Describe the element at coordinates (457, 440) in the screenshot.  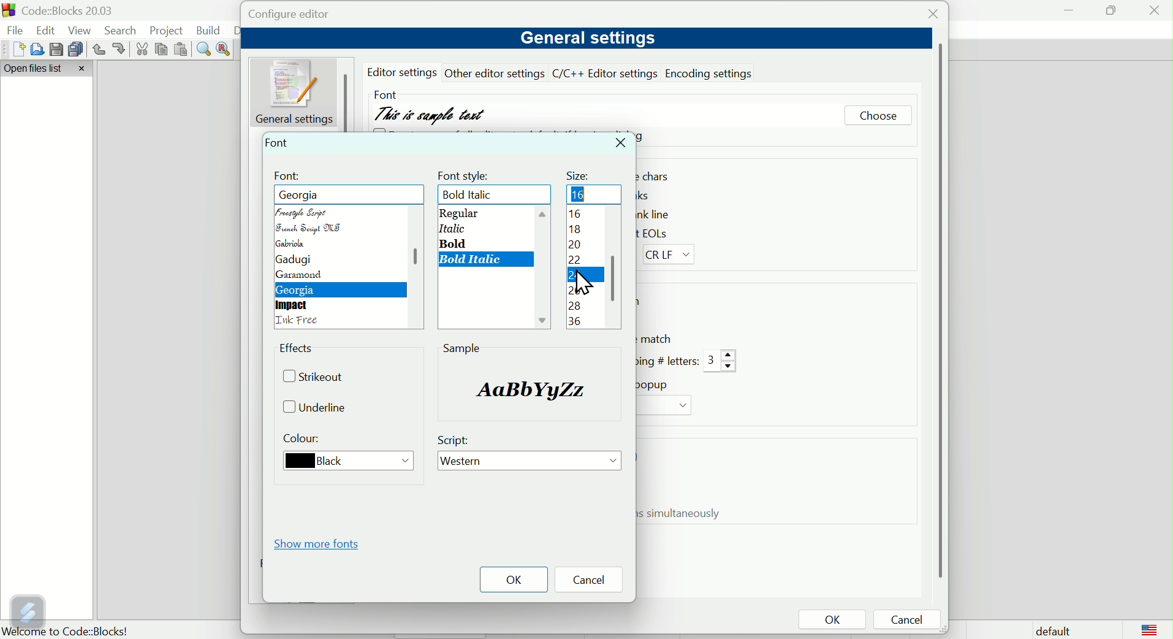
I see `Script` at that location.